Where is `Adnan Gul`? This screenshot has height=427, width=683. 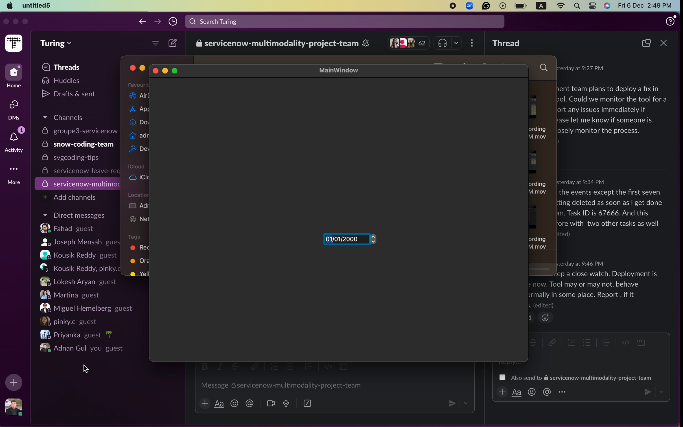 Adnan Gul is located at coordinates (84, 349).